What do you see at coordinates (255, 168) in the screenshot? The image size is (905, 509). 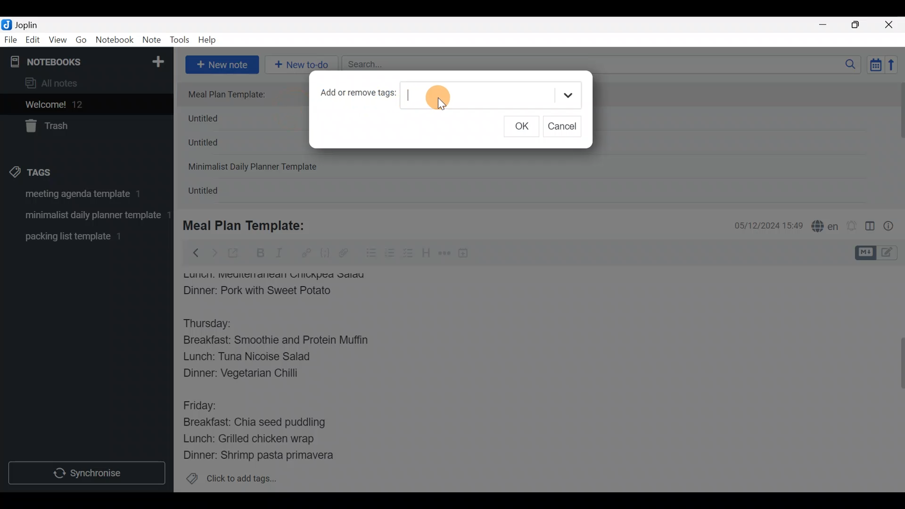 I see `Minimalist Daily Planner Template` at bounding box center [255, 168].